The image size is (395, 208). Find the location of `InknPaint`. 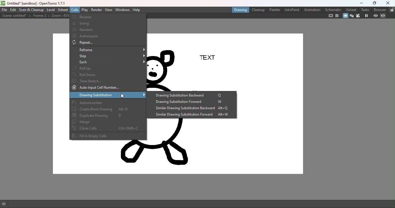

InknPaint is located at coordinates (291, 10).